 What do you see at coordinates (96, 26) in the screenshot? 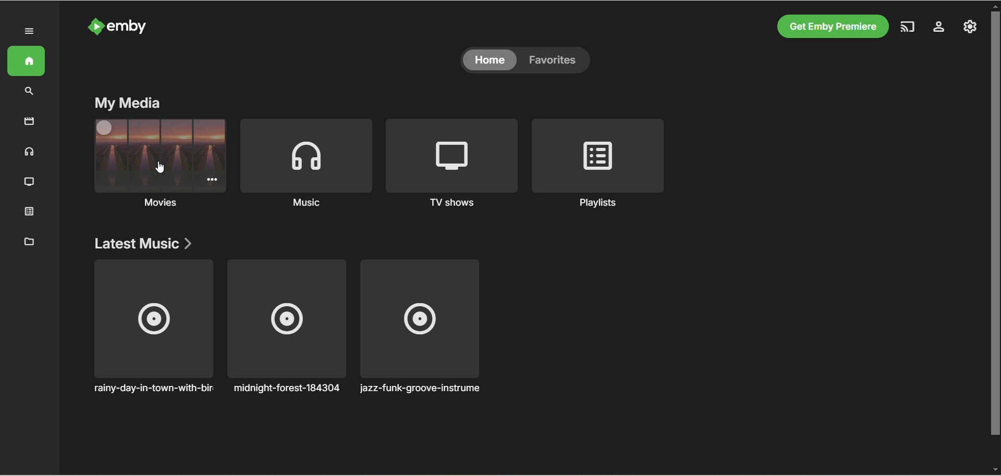
I see `Emby logo` at bounding box center [96, 26].